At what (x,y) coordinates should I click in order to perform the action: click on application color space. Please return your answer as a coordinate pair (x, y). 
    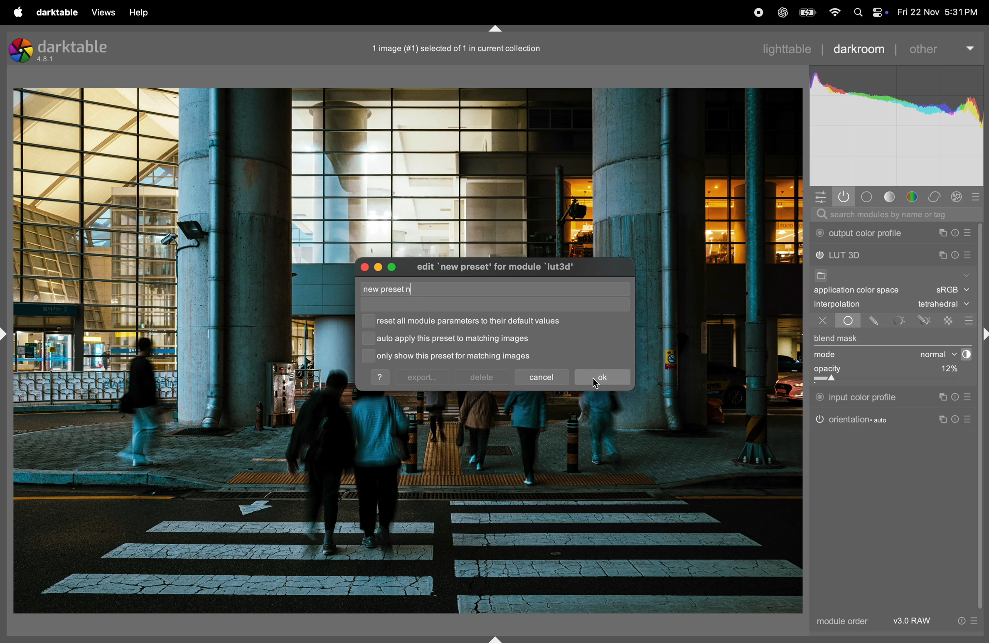
    Looking at the image, I should click on (864, 292).